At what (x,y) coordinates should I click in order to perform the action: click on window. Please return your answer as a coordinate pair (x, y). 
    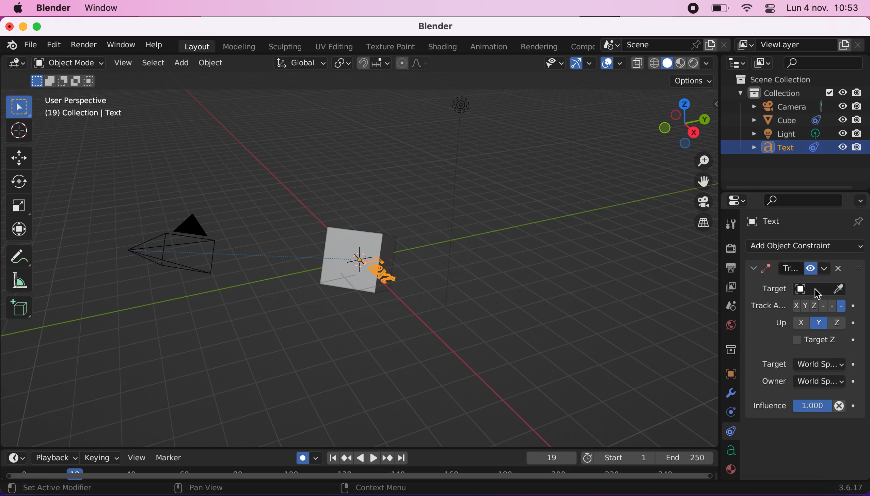
    Looking at the image, I should click on (122, 46).